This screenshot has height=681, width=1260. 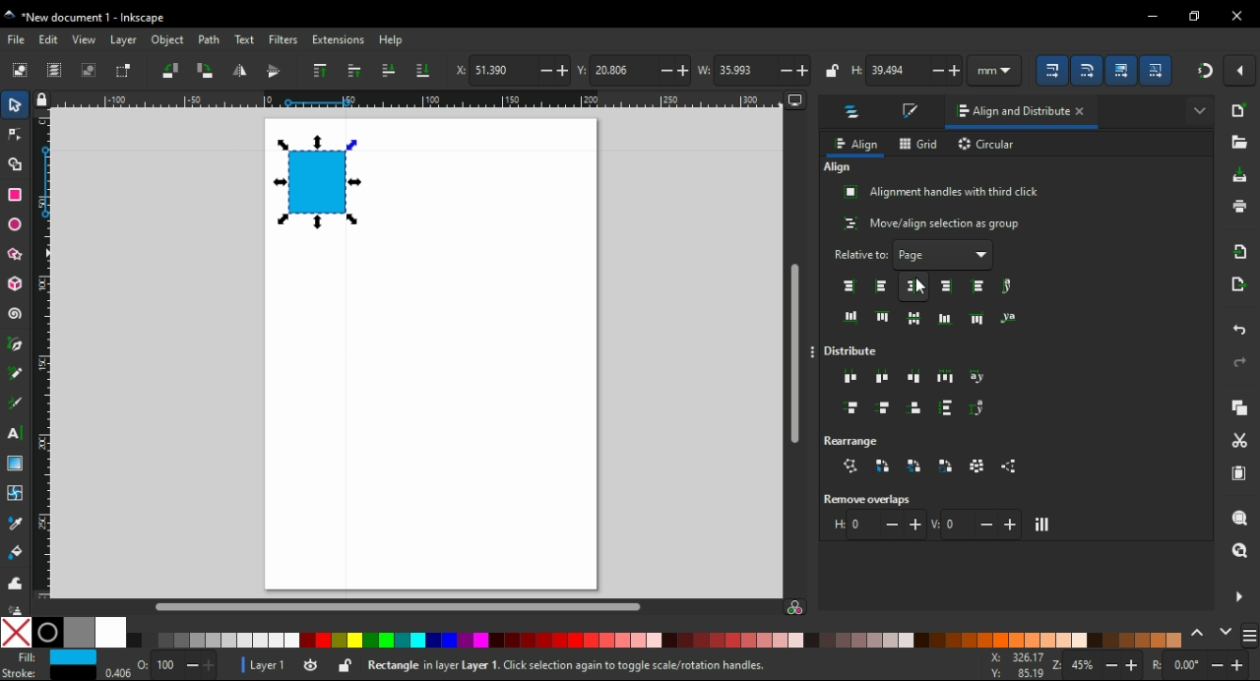 What do you see at coordinates (1012, 466) in the screenshot?
I see `unclump objects` at bounding box center [1012, 466].